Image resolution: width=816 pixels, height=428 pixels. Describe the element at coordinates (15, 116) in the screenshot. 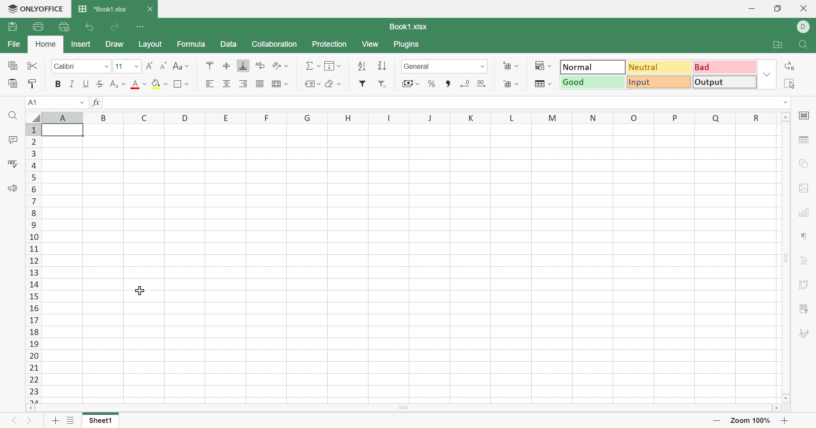

I see `Find` at that location.